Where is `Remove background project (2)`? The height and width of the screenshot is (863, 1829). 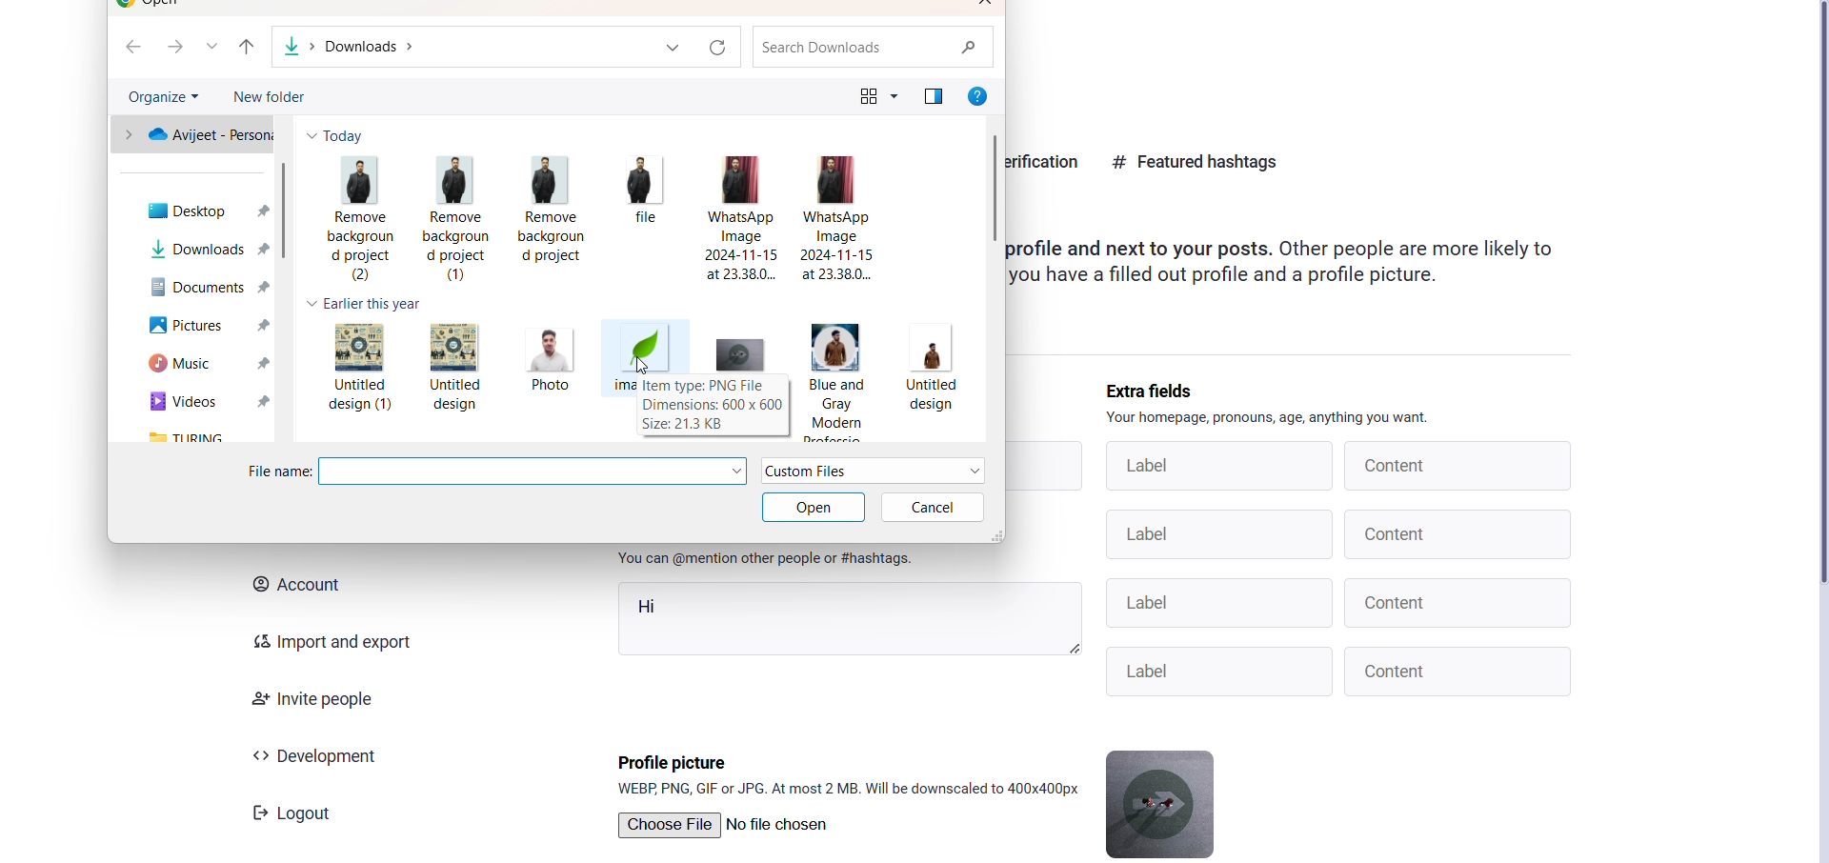 Remove background project (2) is located at coordinates (357, 220).